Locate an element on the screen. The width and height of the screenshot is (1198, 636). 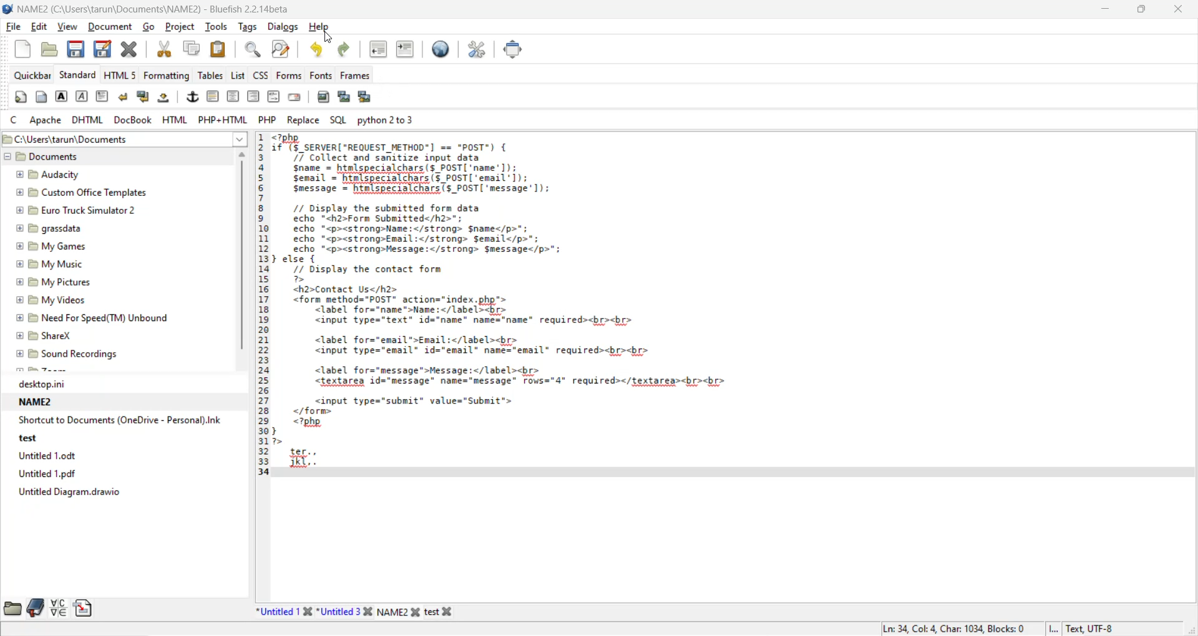
Untitled Diagram. draws is located at coordinates (59, 494).